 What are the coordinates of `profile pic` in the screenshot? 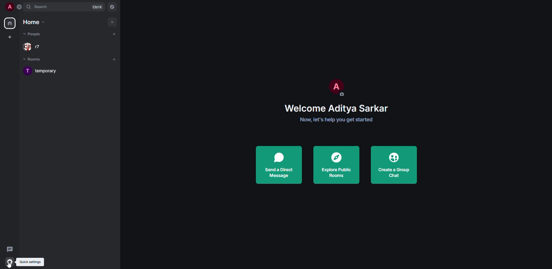 It's located at (335, 87).